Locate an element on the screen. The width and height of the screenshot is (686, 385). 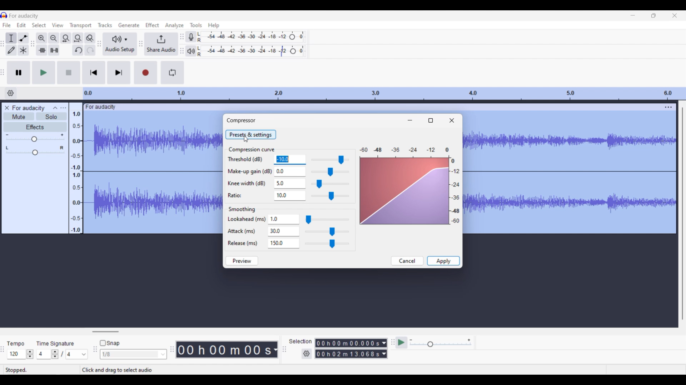
Audio setup is located at coordinates (119, 44).